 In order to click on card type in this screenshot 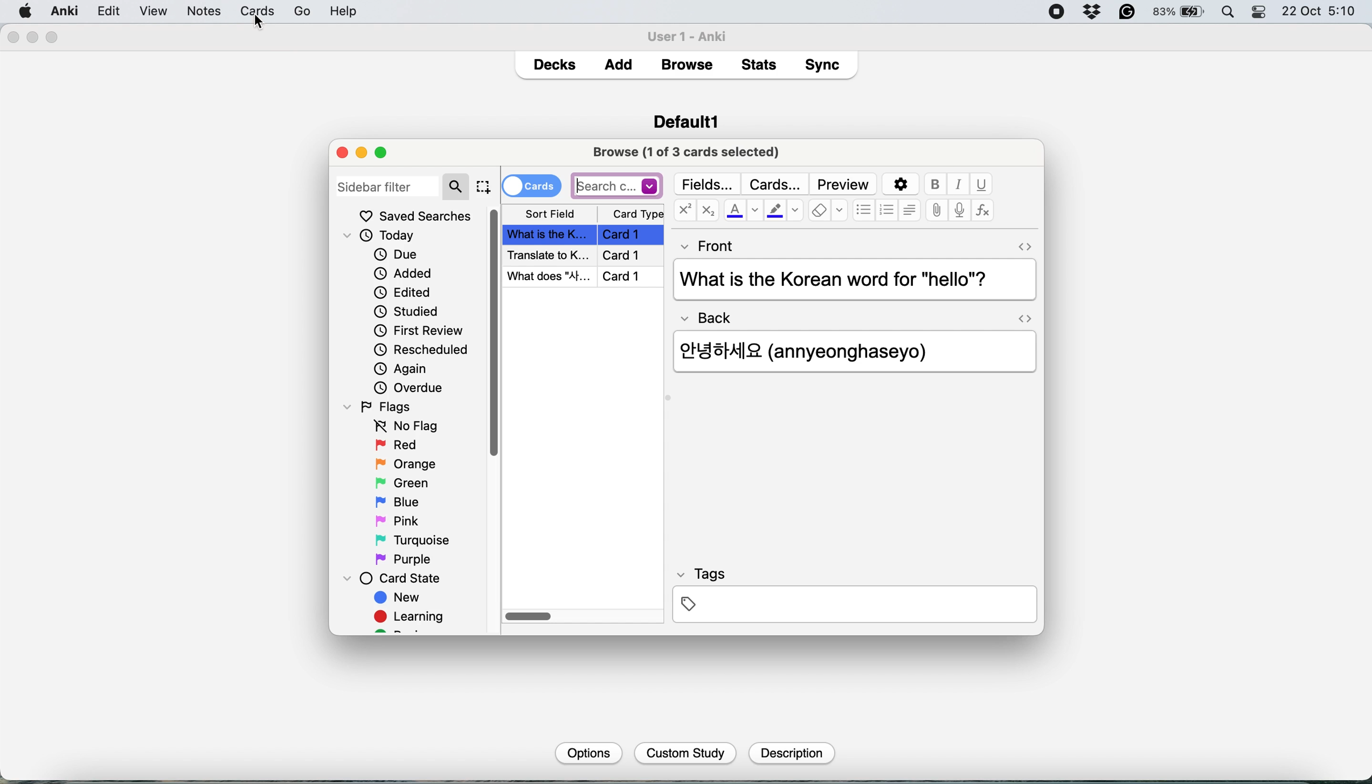, I will do `click(636, 214)`.